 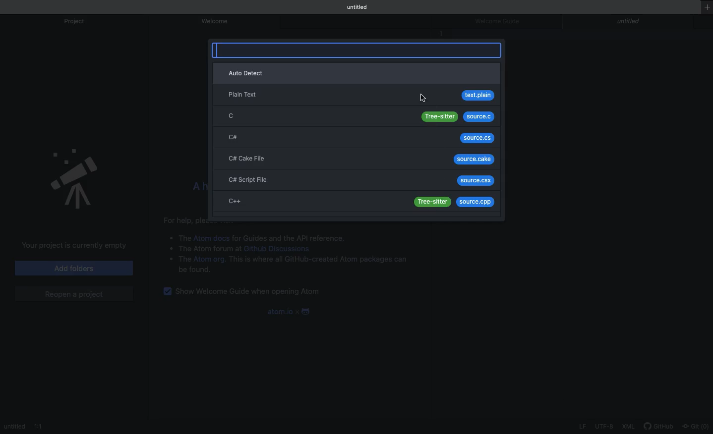 What do you see at coordinates (200, 248) in the screenshot?
I see `list item` at bounding box center [200, 248].